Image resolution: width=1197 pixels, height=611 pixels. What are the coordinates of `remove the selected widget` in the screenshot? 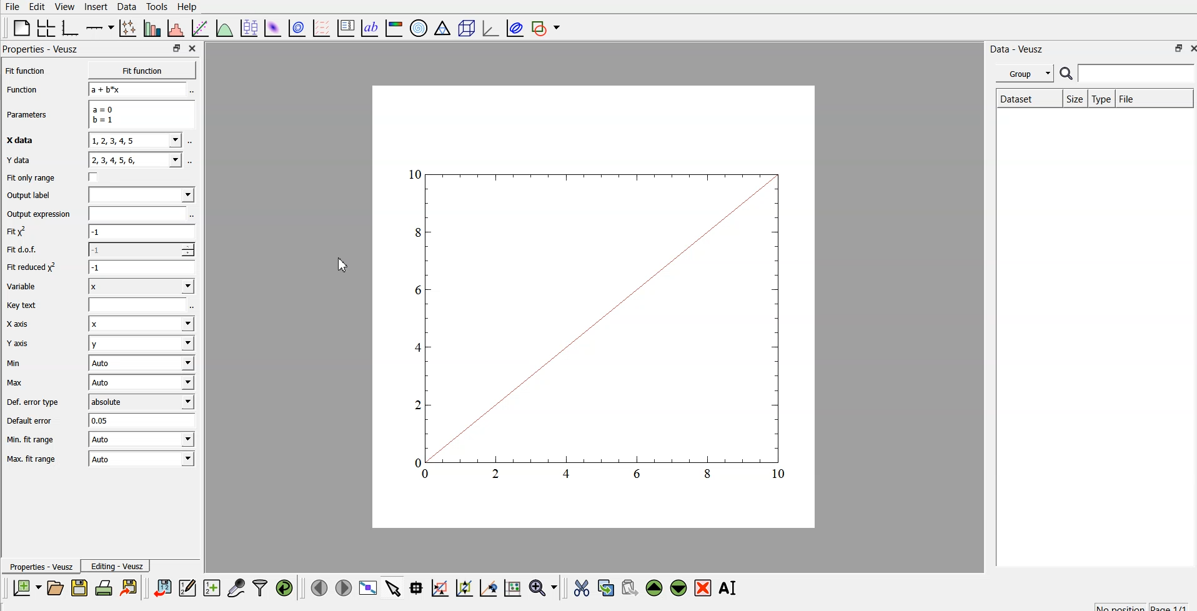 It's located at (703, 589).